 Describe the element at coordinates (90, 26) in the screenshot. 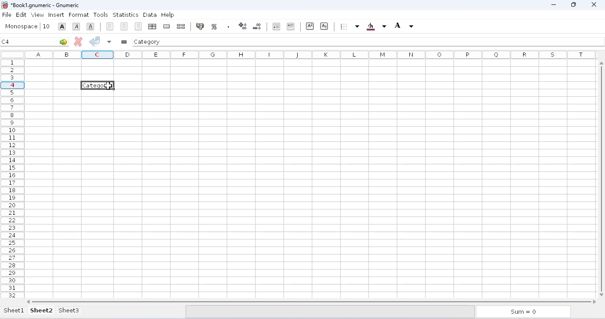

I see `underline` at that location.